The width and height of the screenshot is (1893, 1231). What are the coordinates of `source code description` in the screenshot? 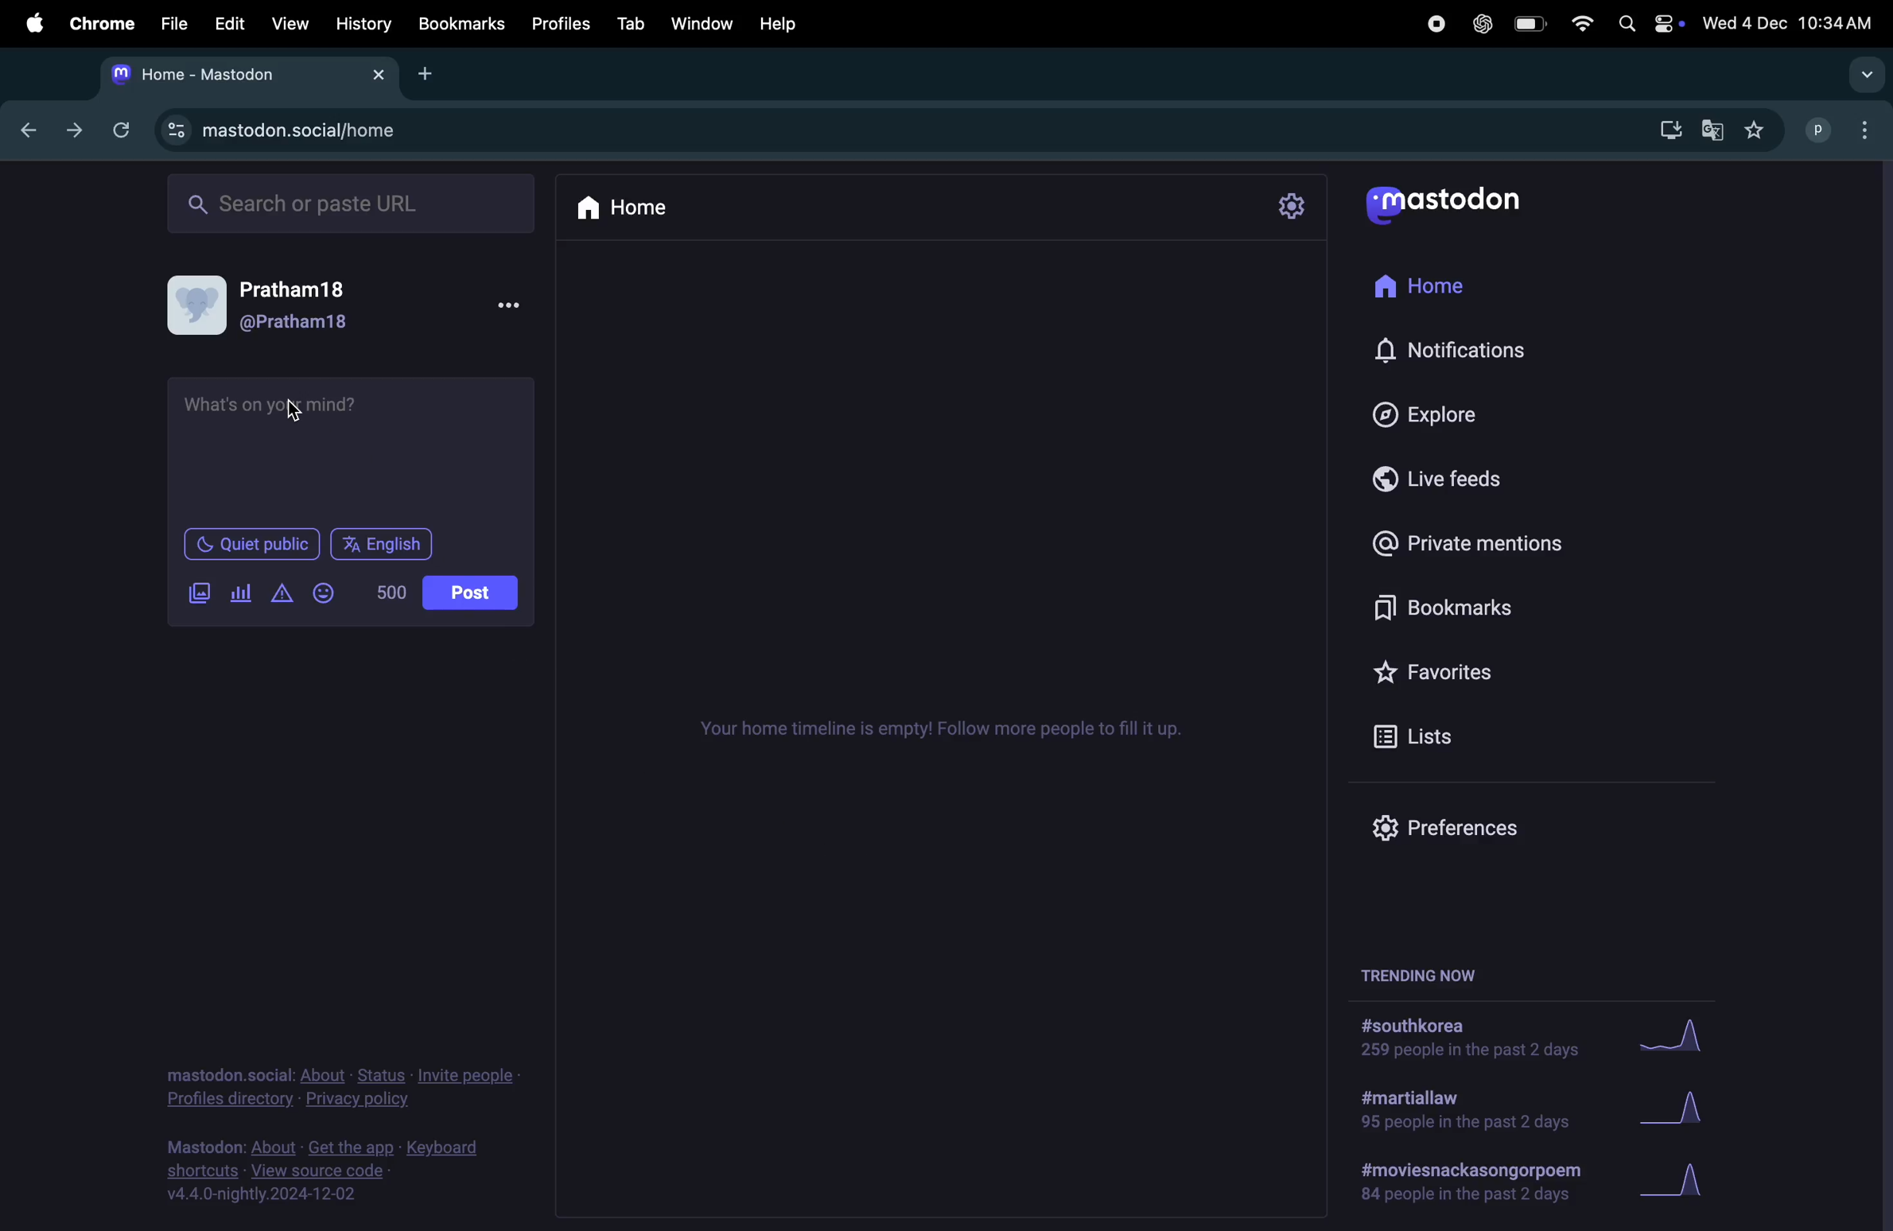 It's located at (329, 1171).